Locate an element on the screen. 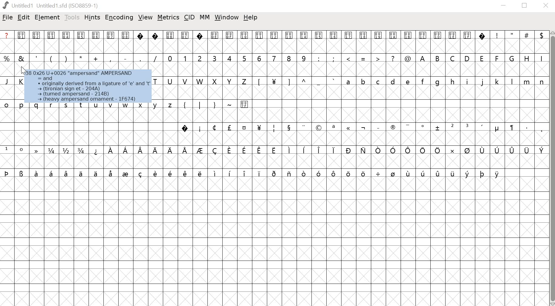 This screenshot has width=555, height=306. a is located at coordinates (334, 127).